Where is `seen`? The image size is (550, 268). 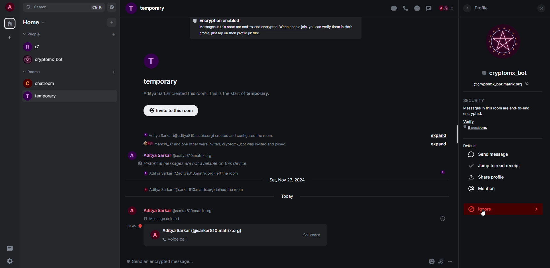 seen is located at coordinates (443, 172).